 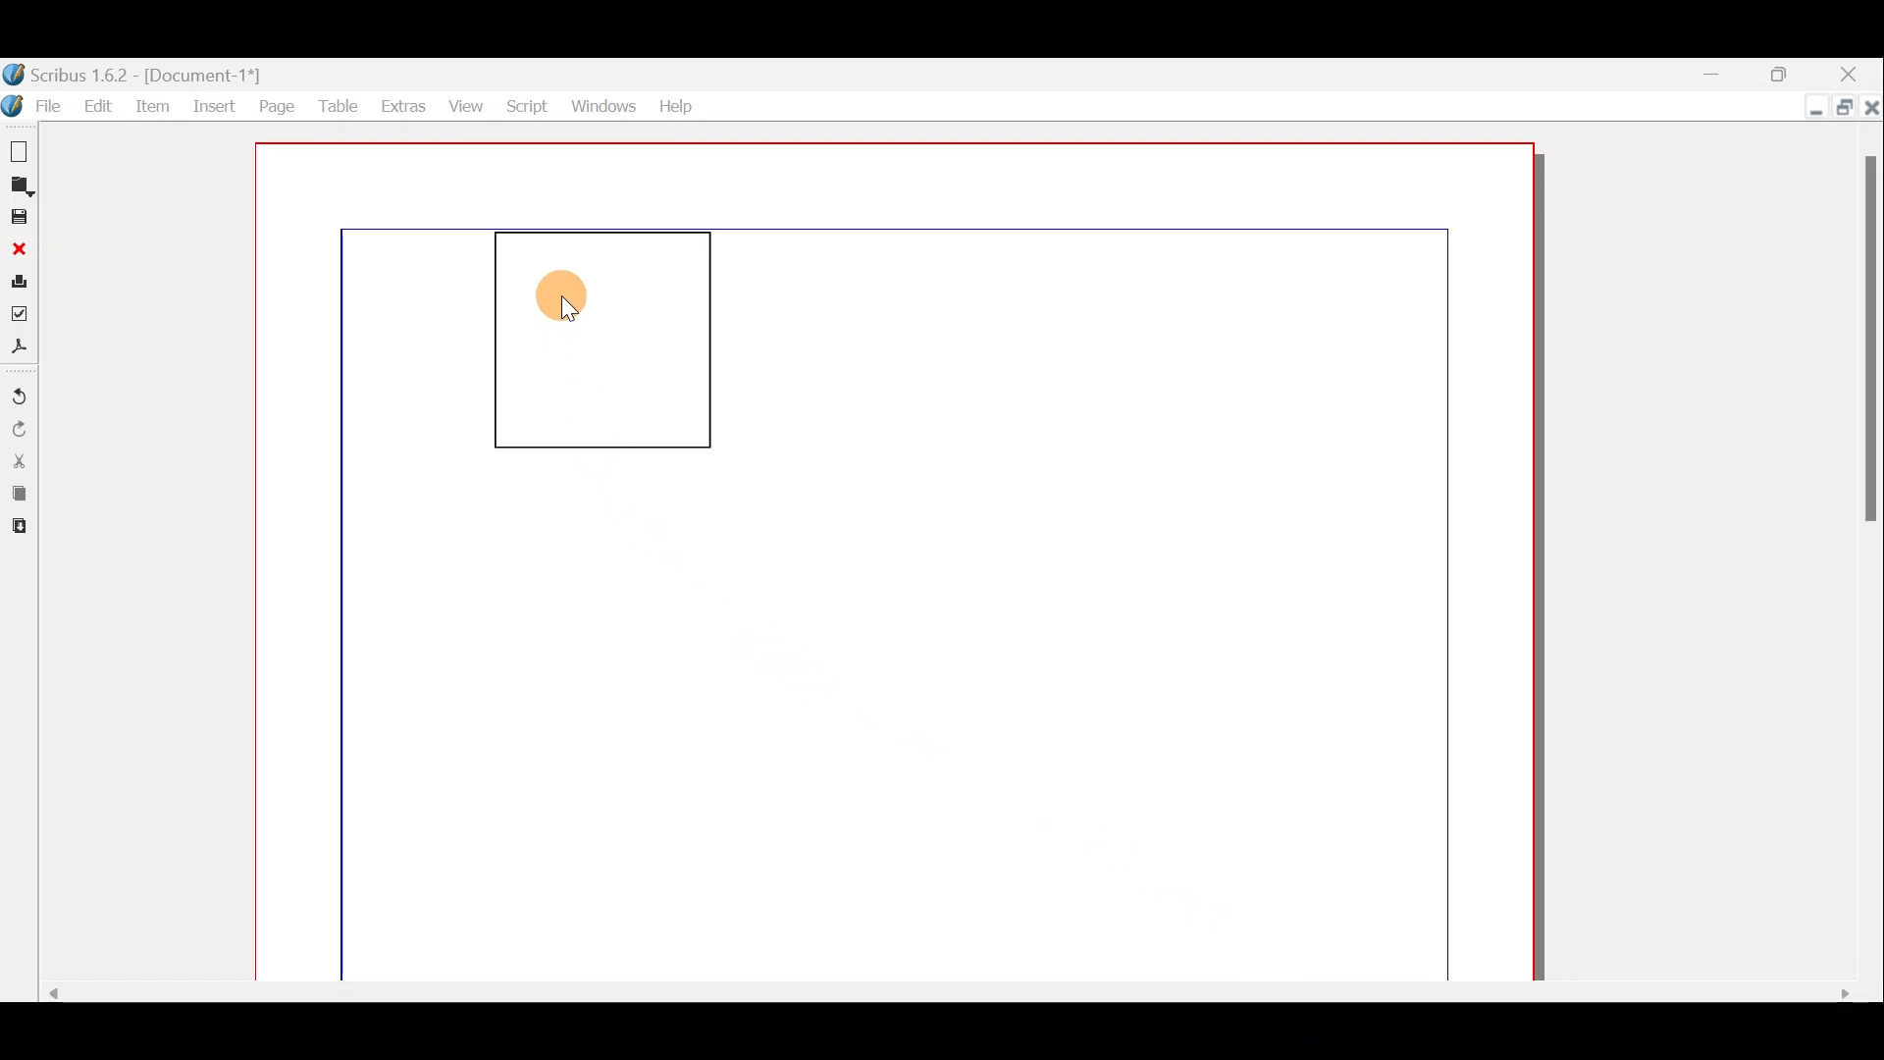 What do you see at coordinates (16, 496) in the screenshot?
I see `Copy` at bounding box center [16, 496].